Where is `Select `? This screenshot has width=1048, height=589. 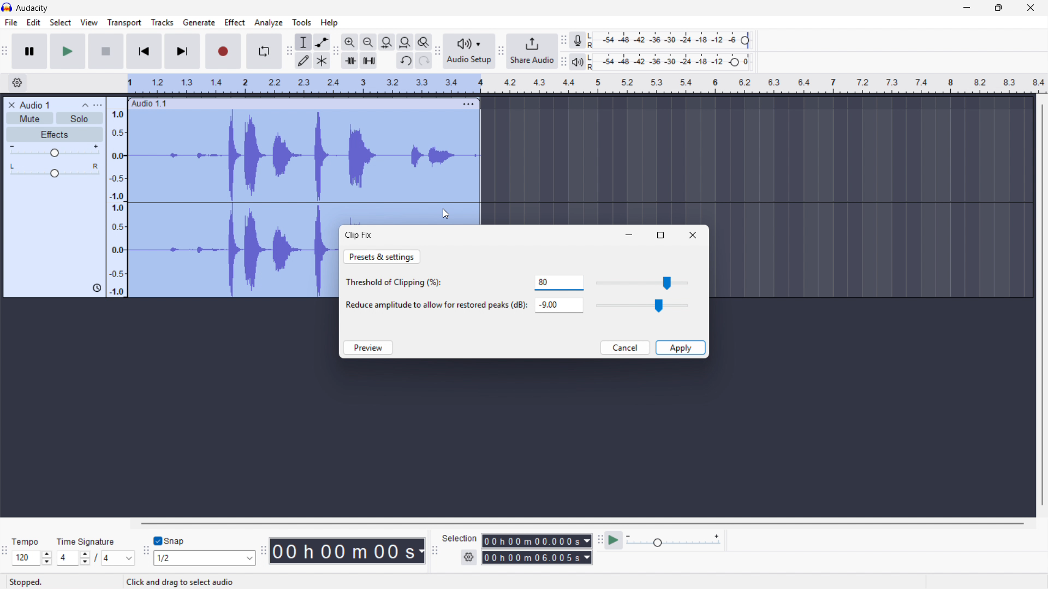 Select  is located at coordinates (60, 23).